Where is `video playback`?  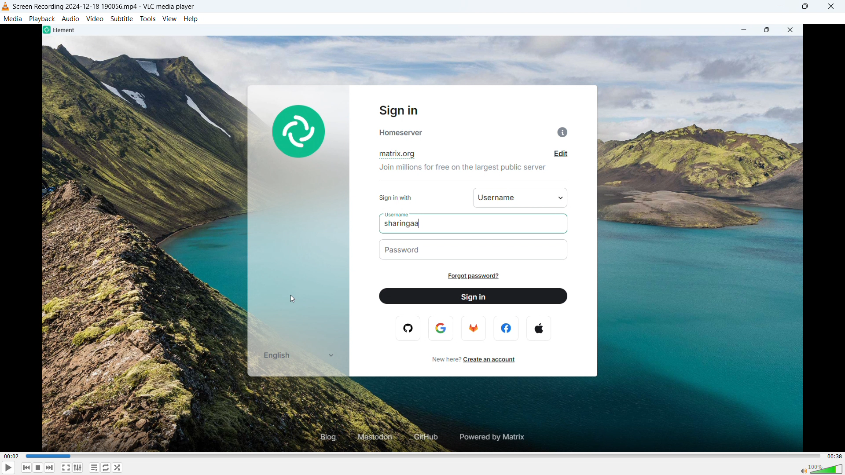 video playback is located at coordinates (420, 237).